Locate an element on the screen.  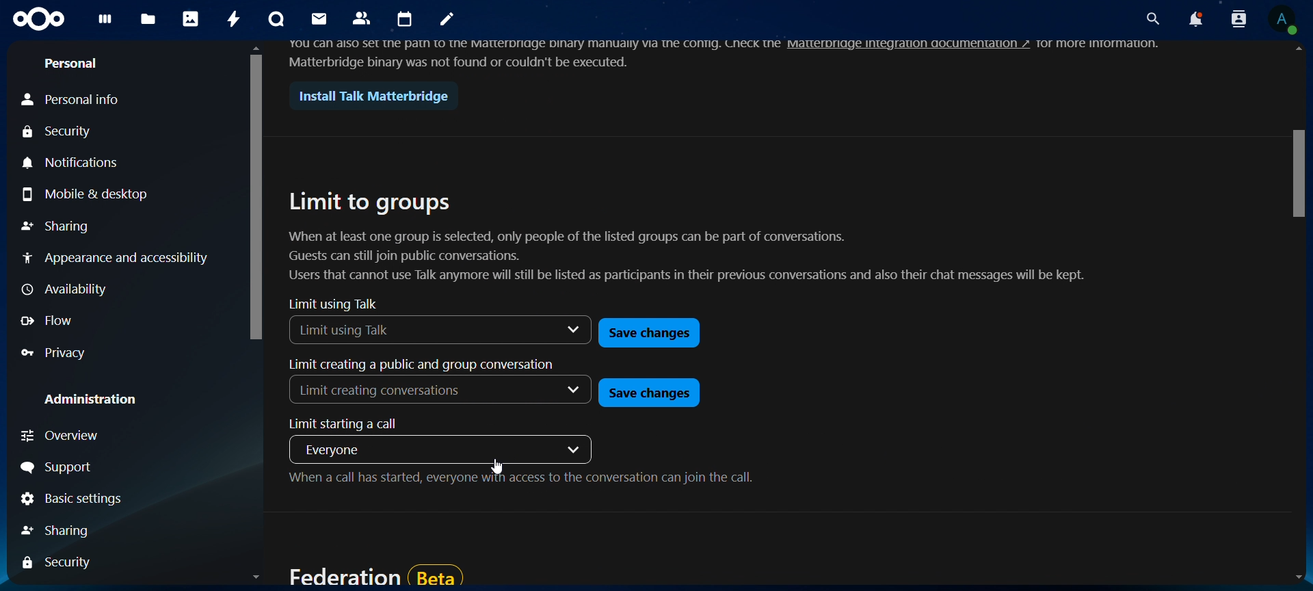
Flow is located at coordinates (52, 323).